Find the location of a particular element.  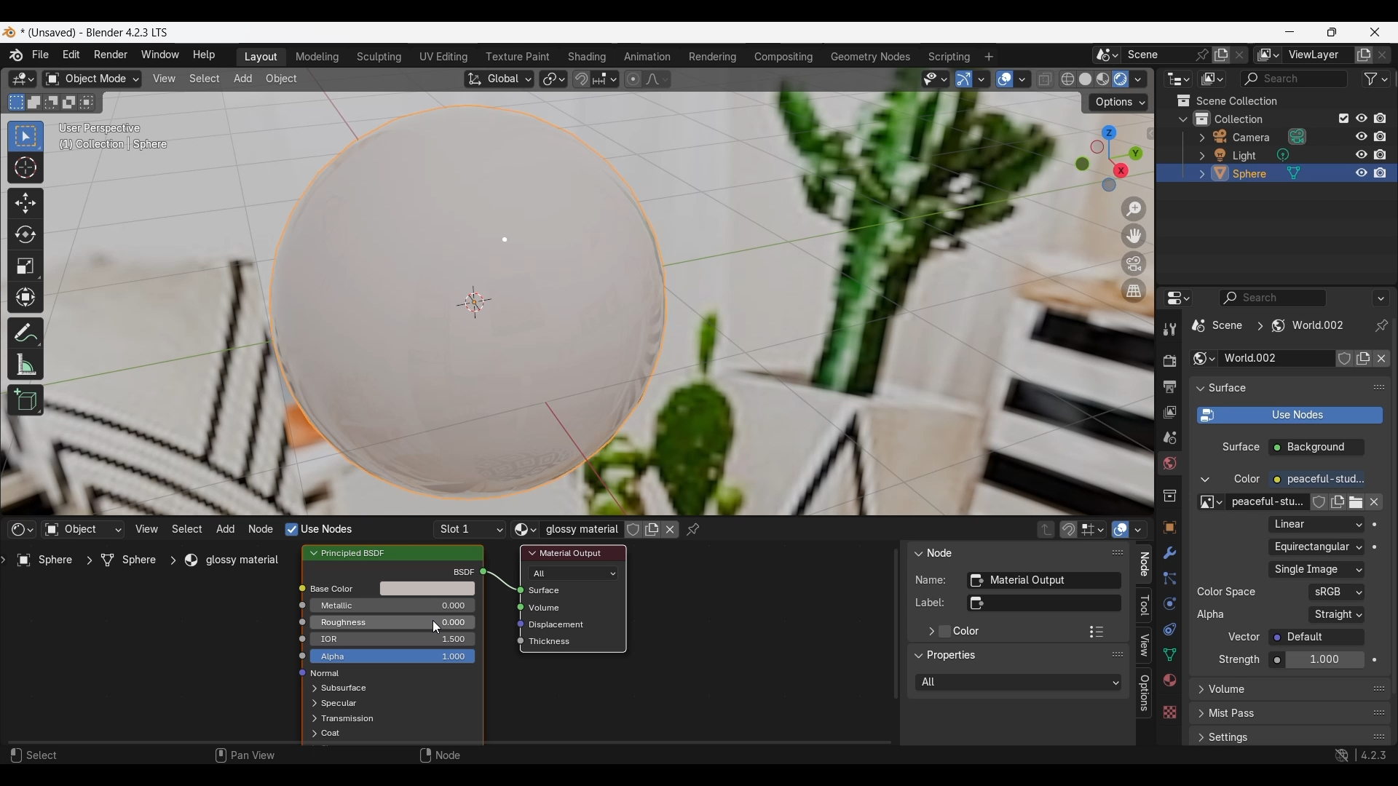

Browse material to be linked is located at coordinates (526, 530).